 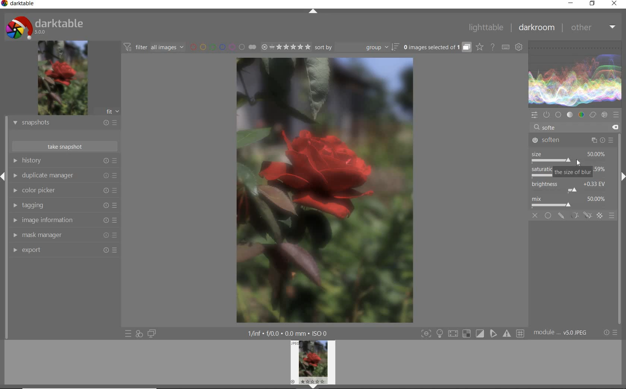 I want to click on sort, so click(x=357, y=48).